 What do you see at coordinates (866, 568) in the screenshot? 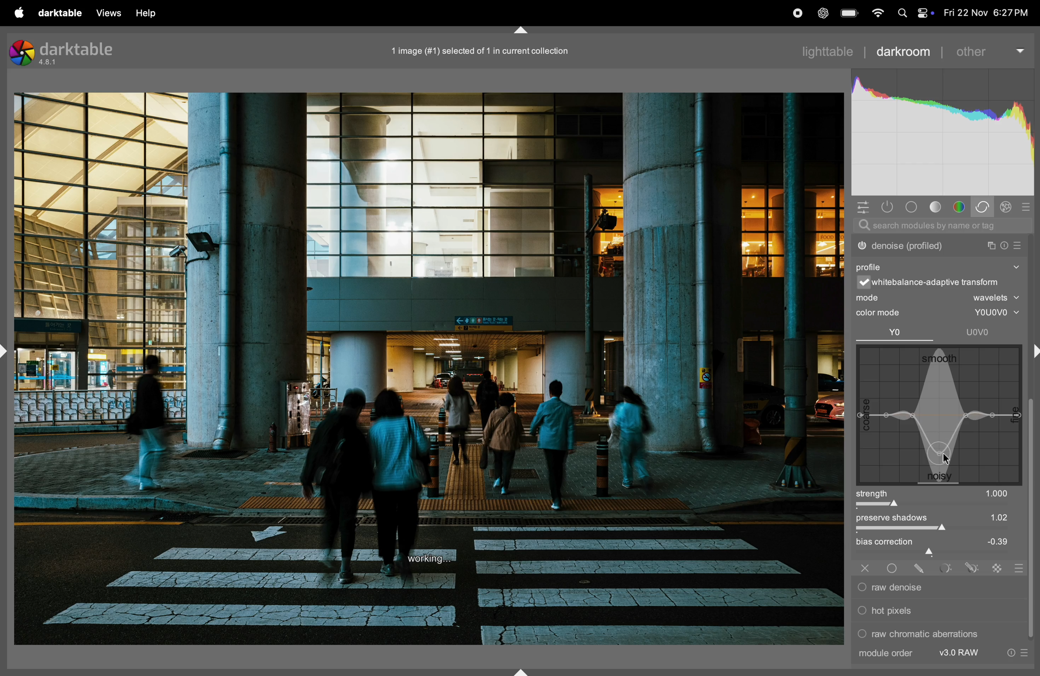
I see `off` at bounding box center [866, 568].